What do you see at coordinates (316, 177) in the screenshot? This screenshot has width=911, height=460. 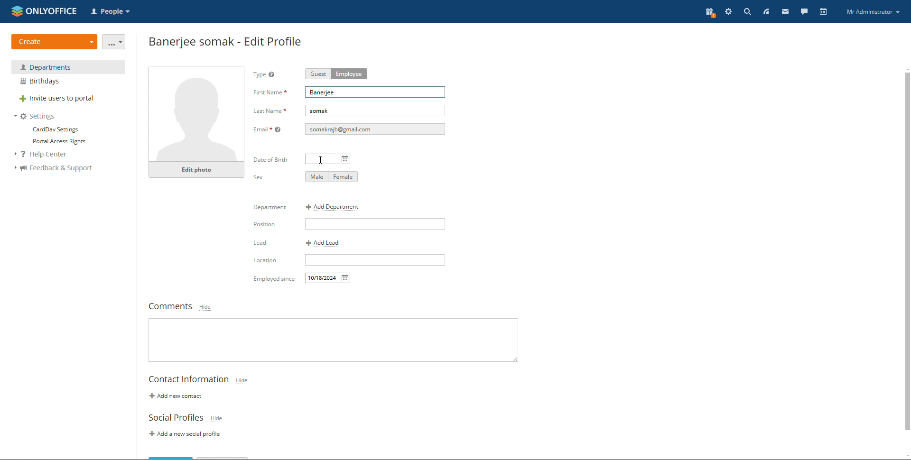 I see `male` at bounding box center [316, 177].